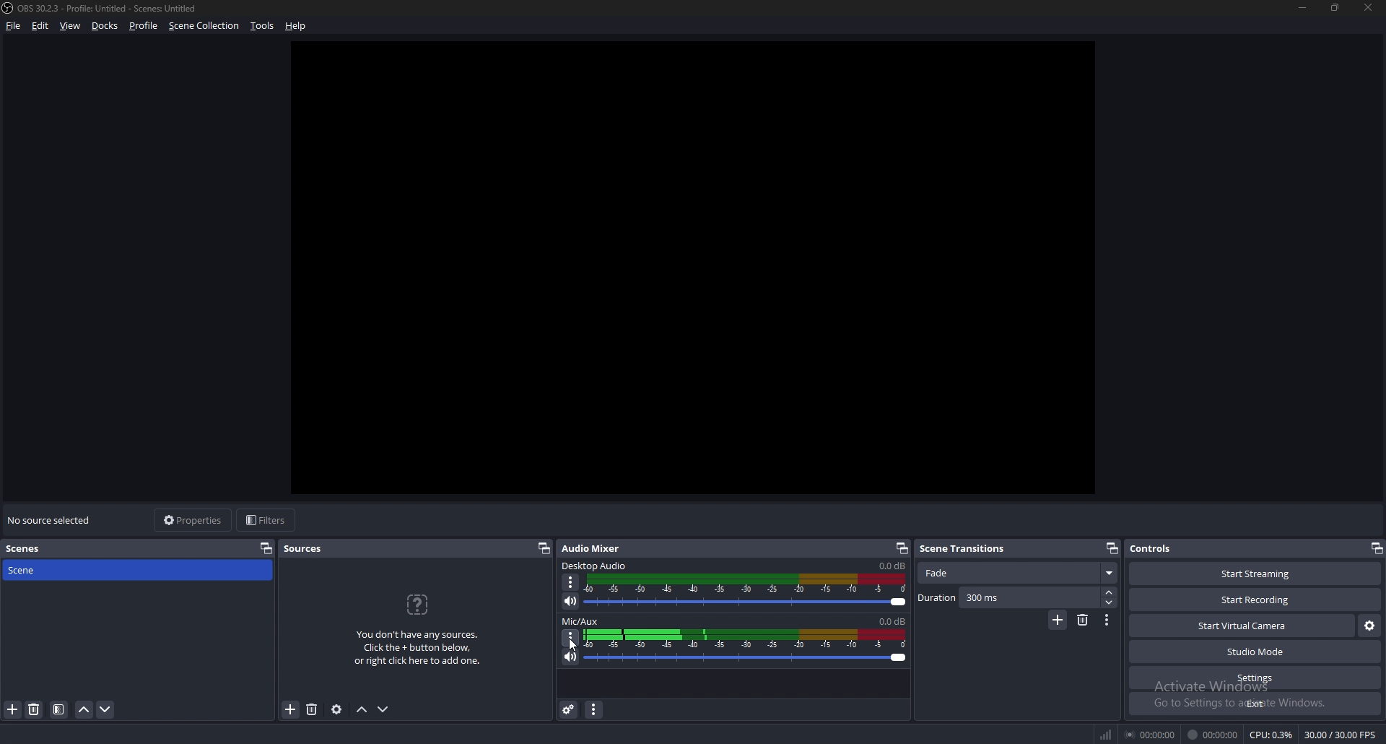  What do you see at coordinates (51, 519) in the screenshot?
I see `no source selected` at bounding box center [51, 519].